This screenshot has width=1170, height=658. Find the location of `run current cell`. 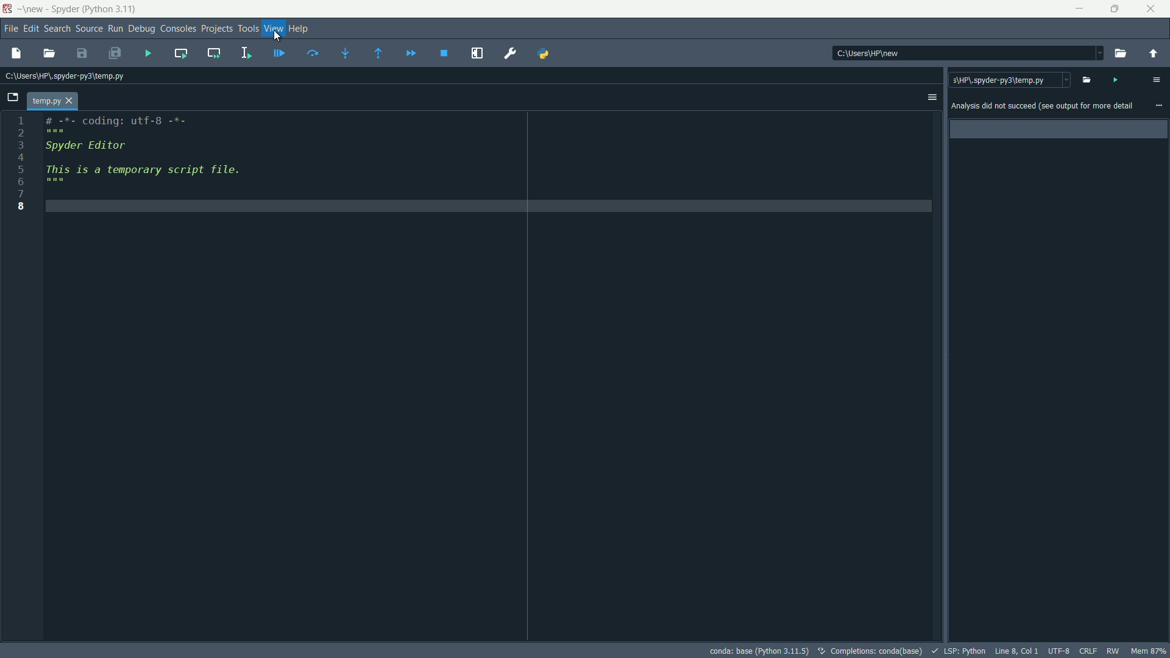

run current cell is located at coordinates (181, 54).